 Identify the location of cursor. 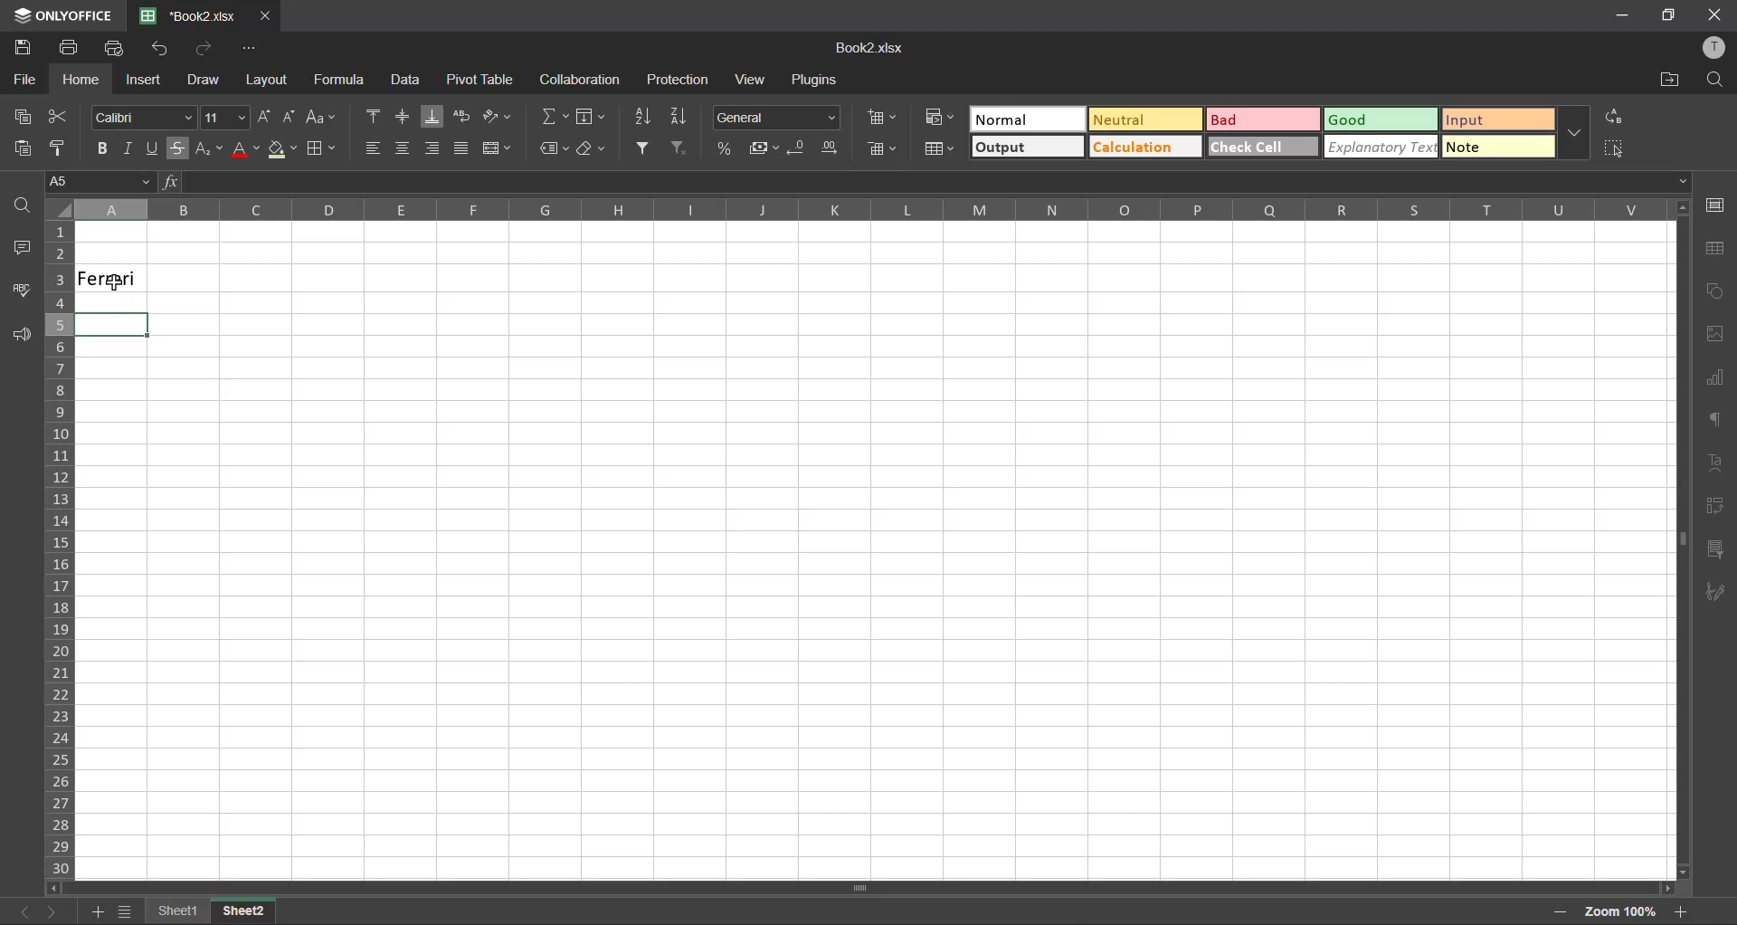
(111, 287).